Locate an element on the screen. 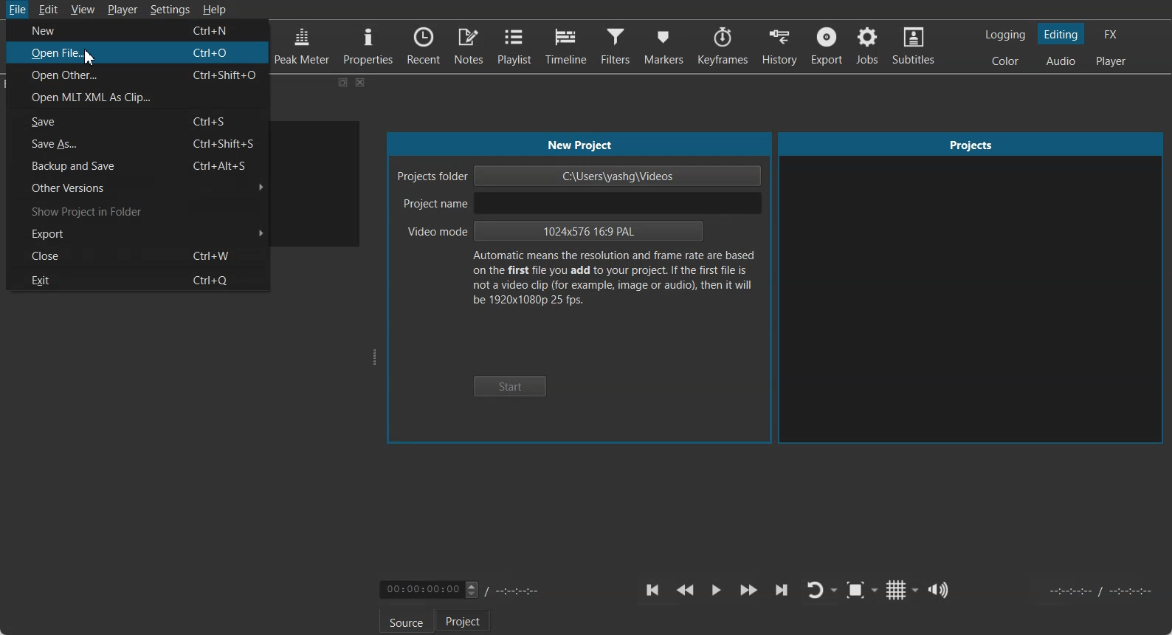 The height and width of the screenshot is (635, 1172). Video Time Adjuster is located at coordinates (429, 589).